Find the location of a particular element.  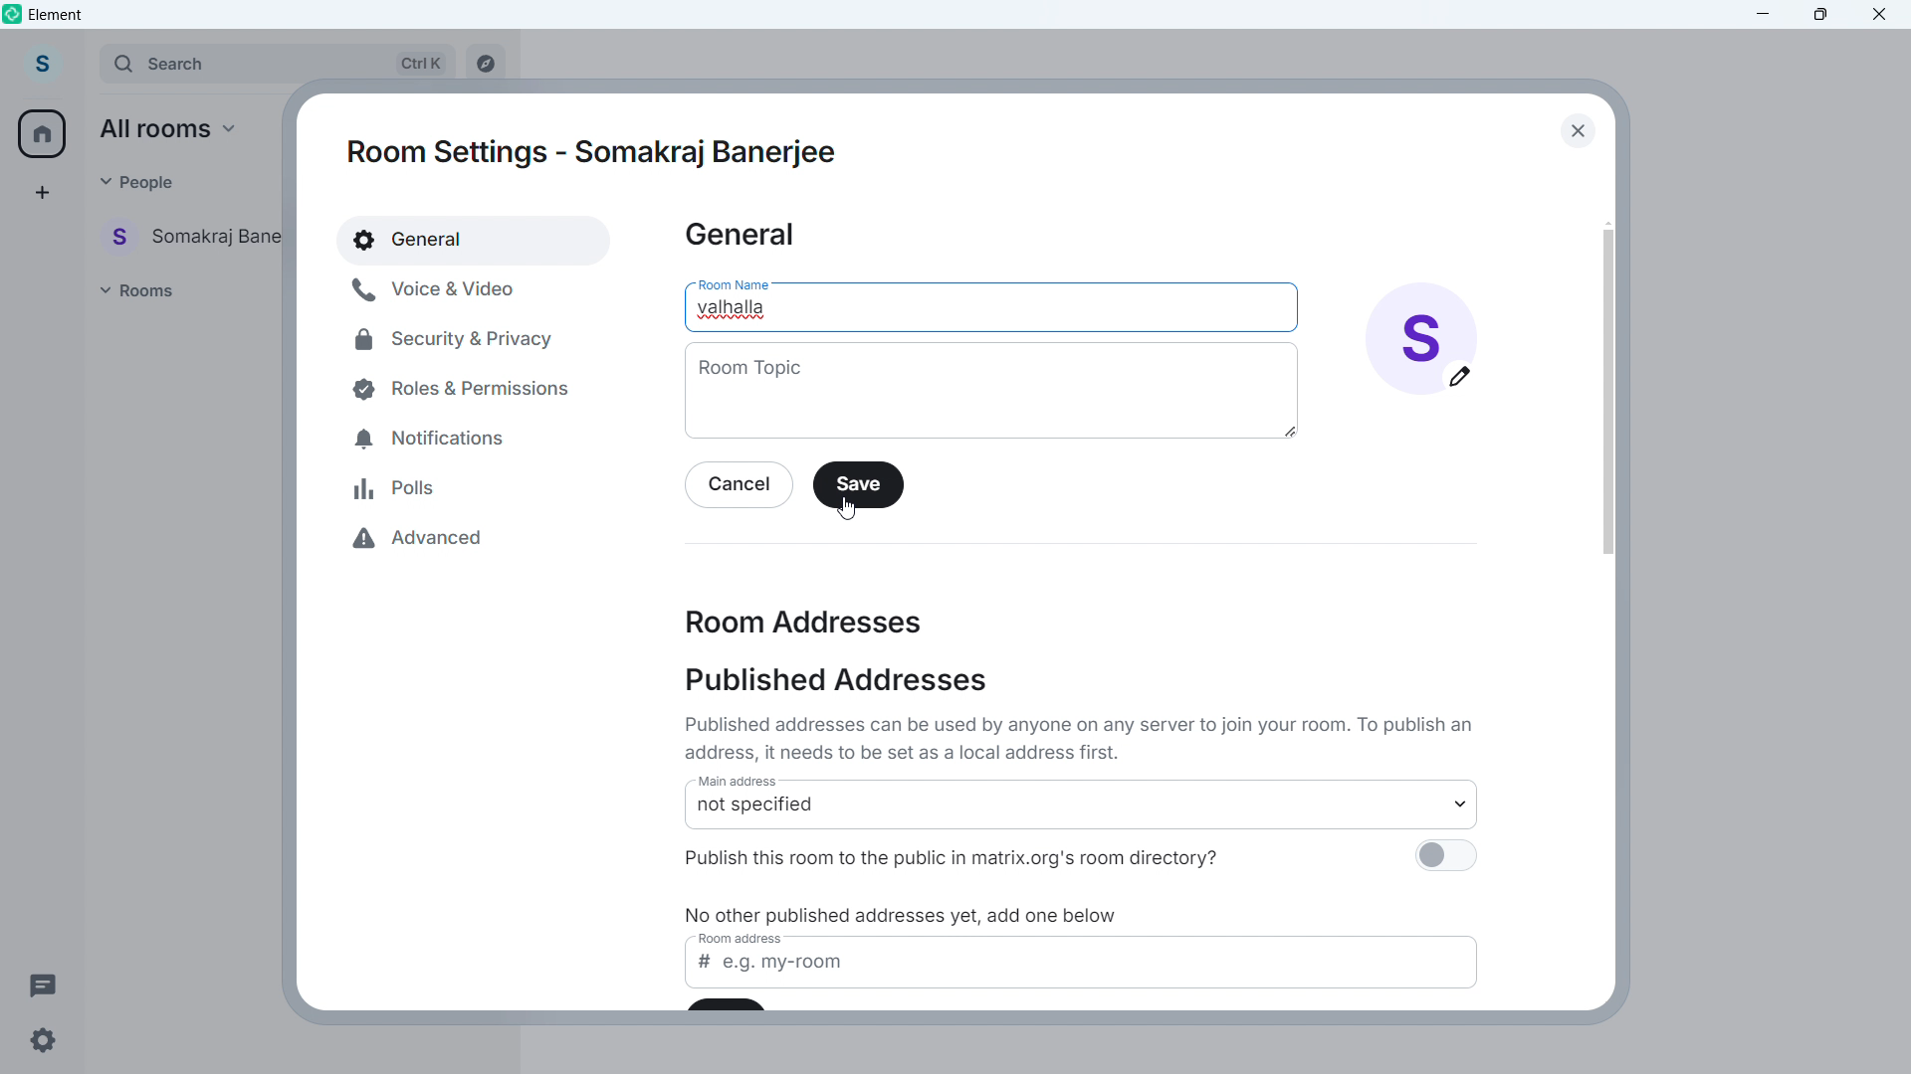

minimize is located at coordinates (1764, 15).